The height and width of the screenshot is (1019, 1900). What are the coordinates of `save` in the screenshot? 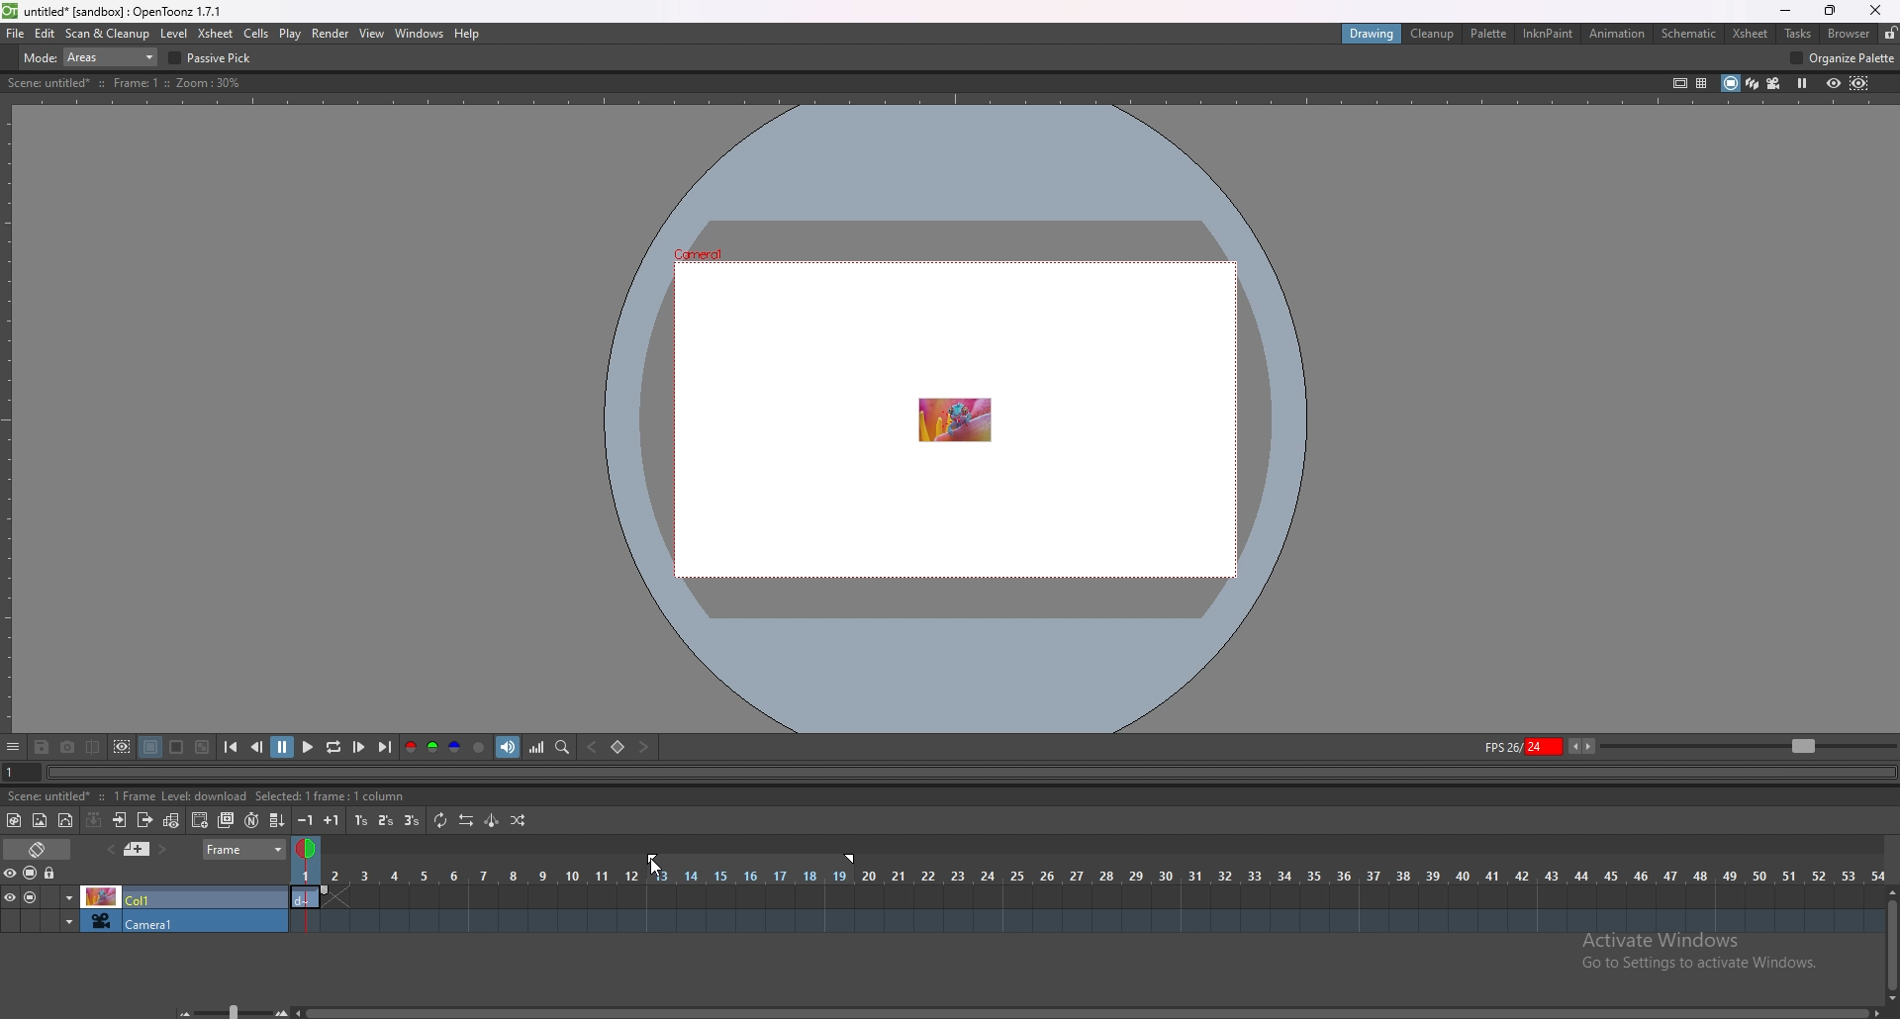 It's located at (42, 748).